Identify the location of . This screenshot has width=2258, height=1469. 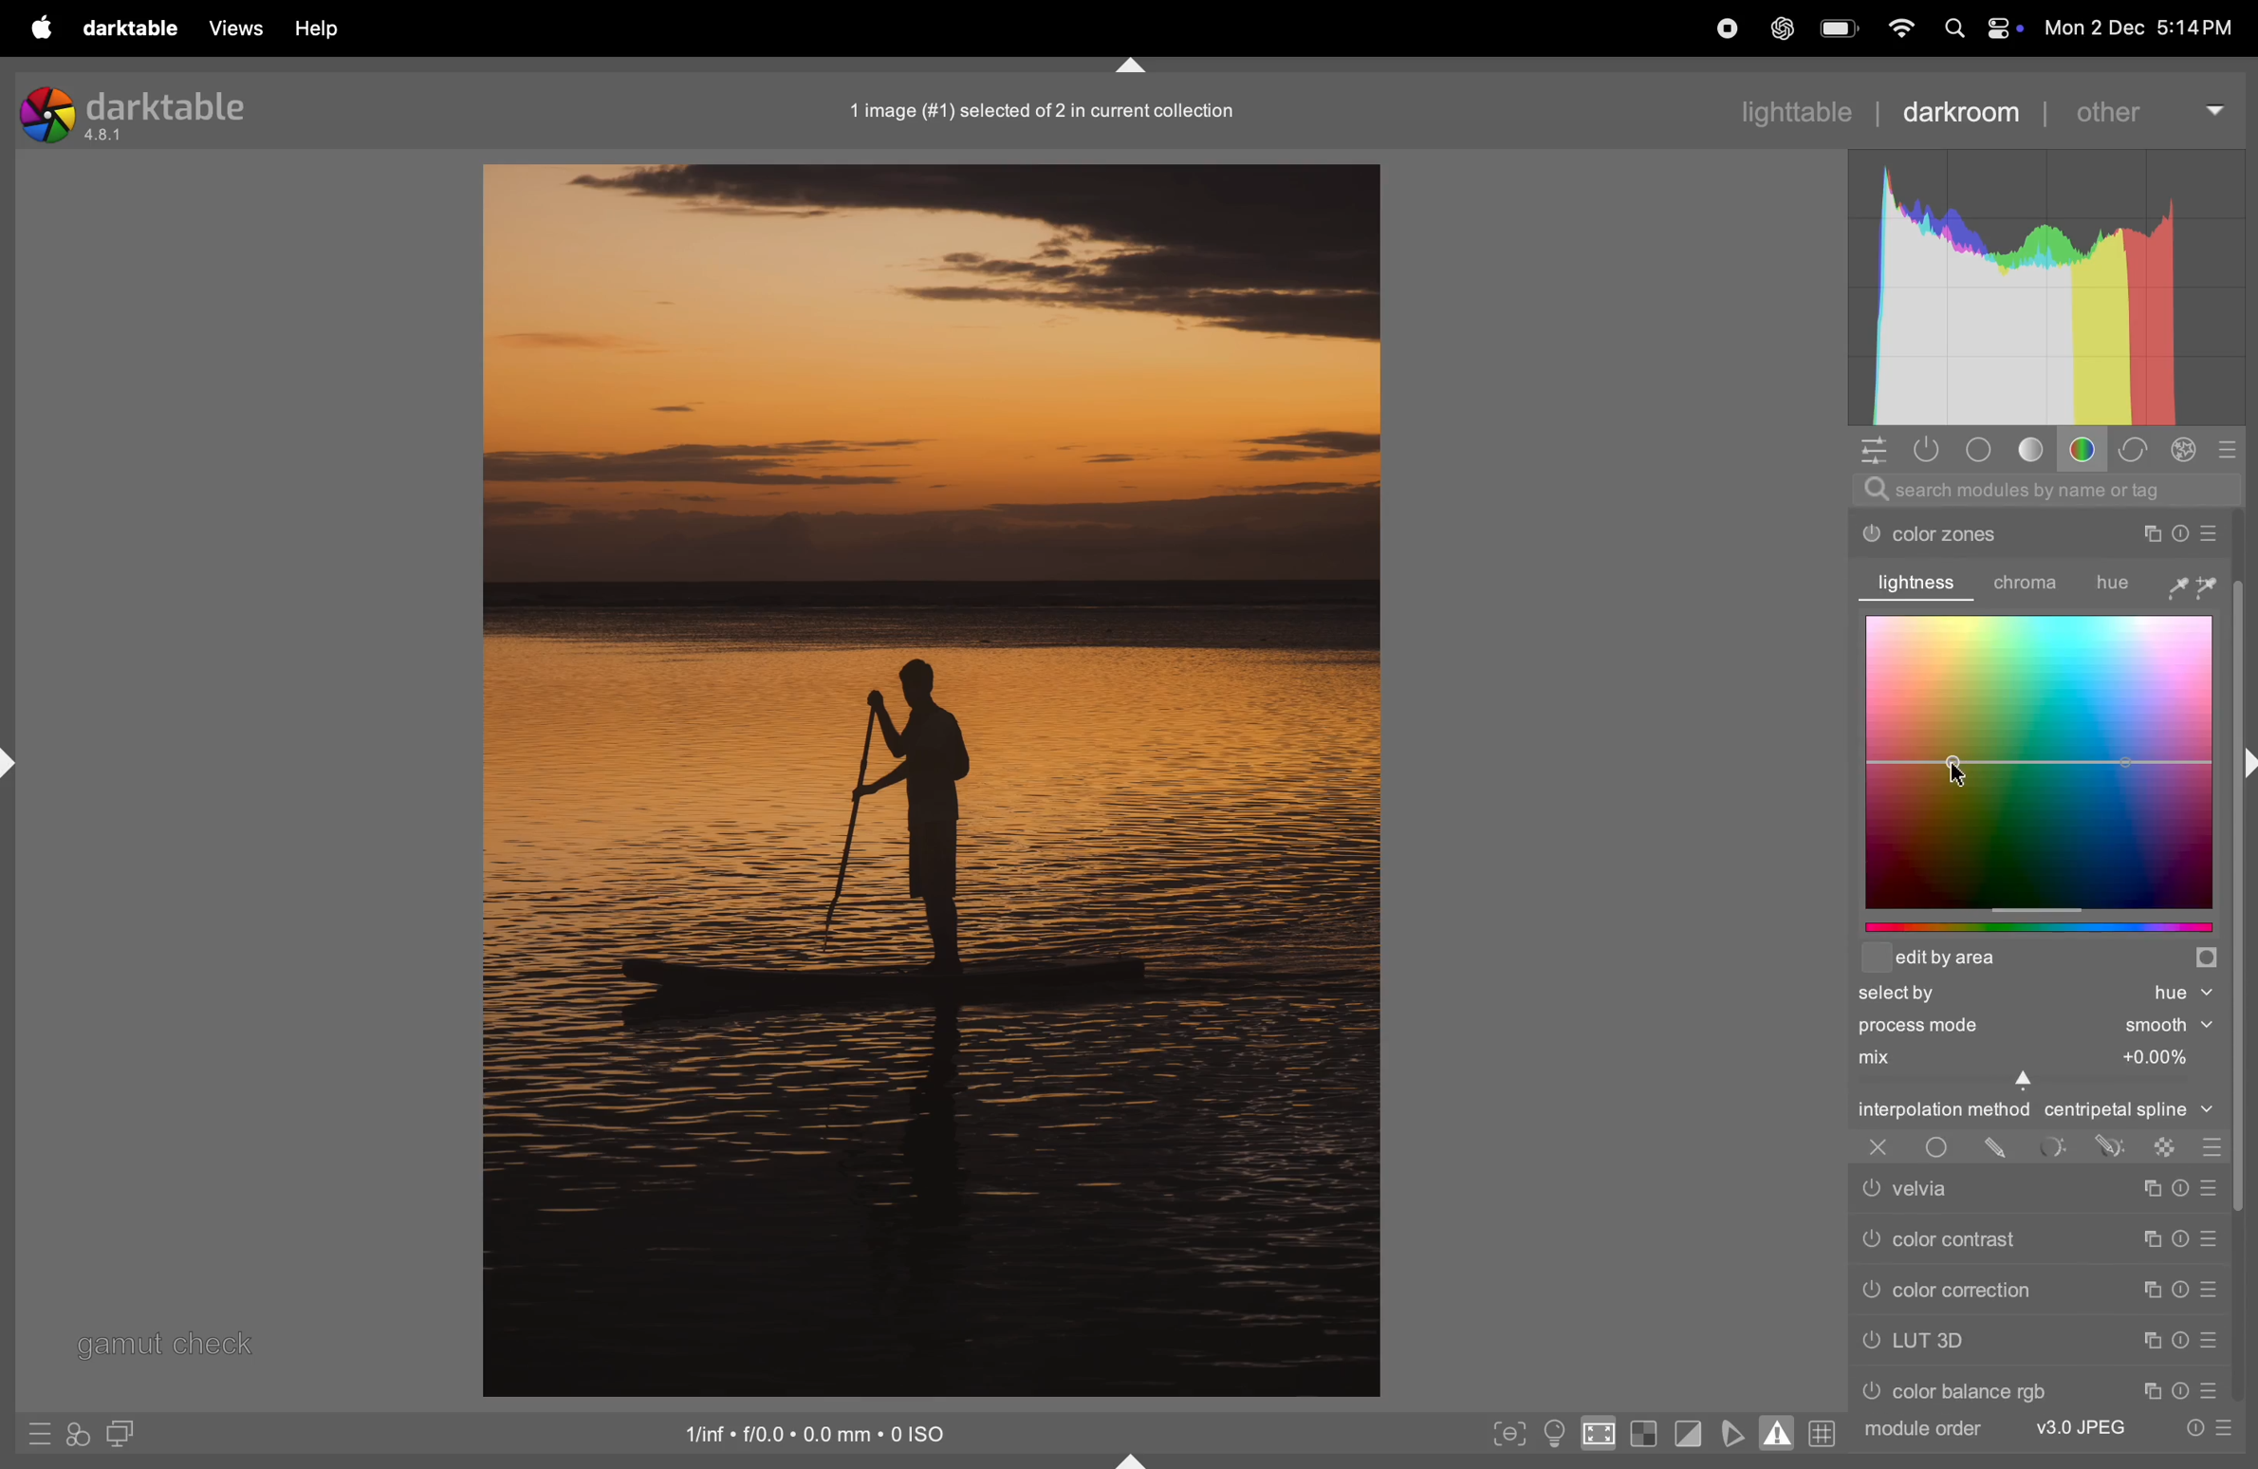
(2136, 450).